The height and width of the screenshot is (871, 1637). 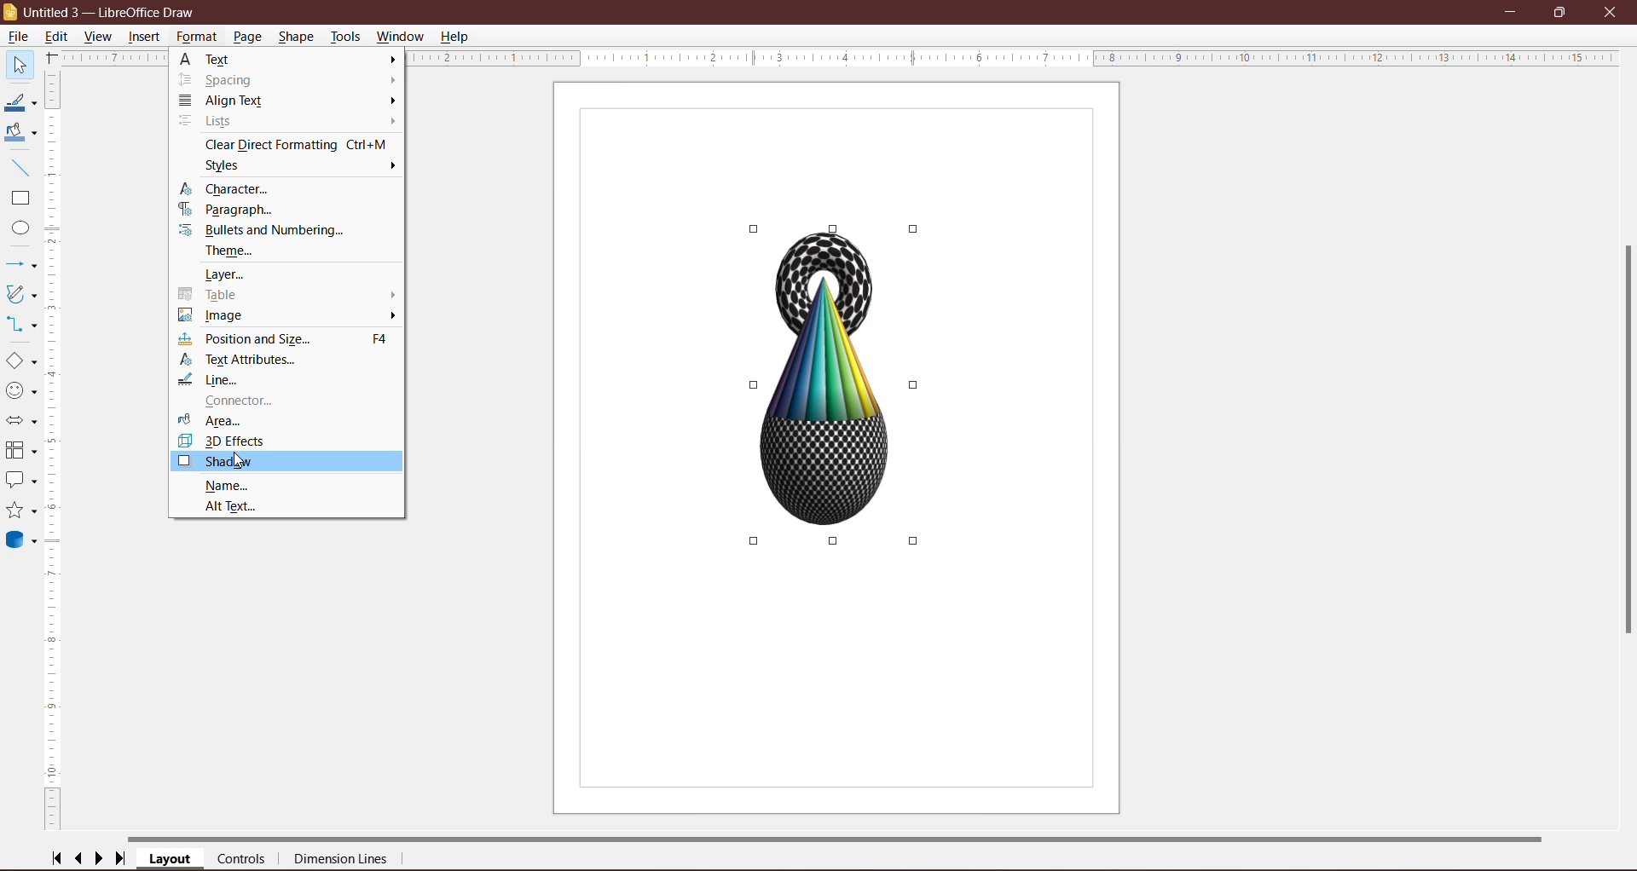 I want to click on Curves and Polygons, so click(x=21, y=294).